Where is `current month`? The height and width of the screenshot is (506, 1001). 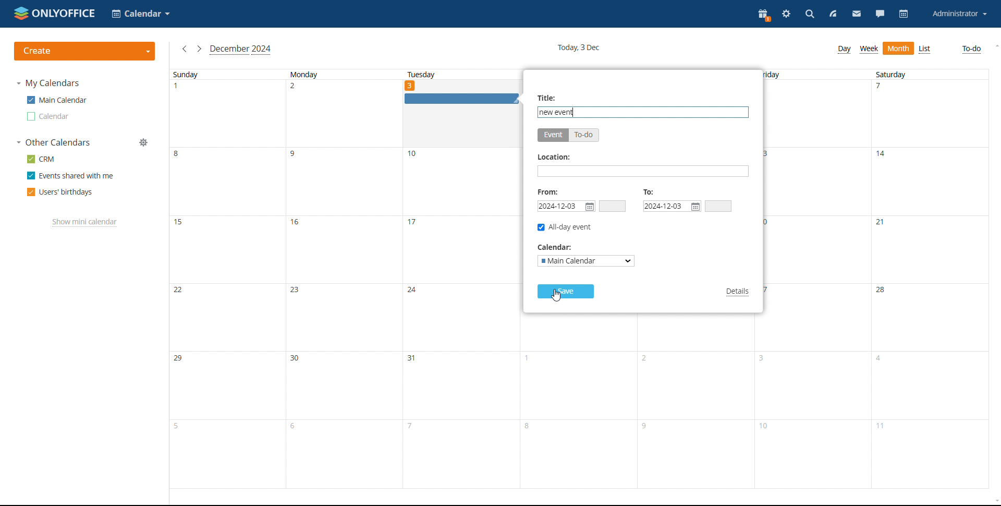
current month is located at coordinates (241, 50).